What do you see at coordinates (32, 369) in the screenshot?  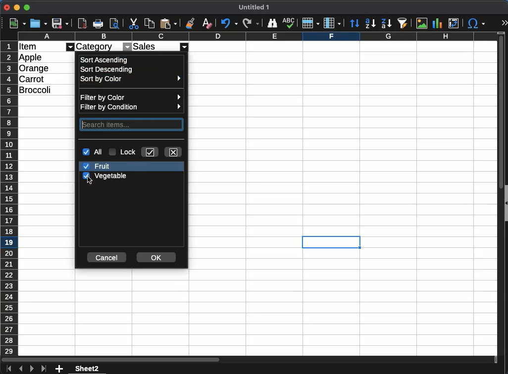 I see `next sheet` at bounding box center [32, 369].